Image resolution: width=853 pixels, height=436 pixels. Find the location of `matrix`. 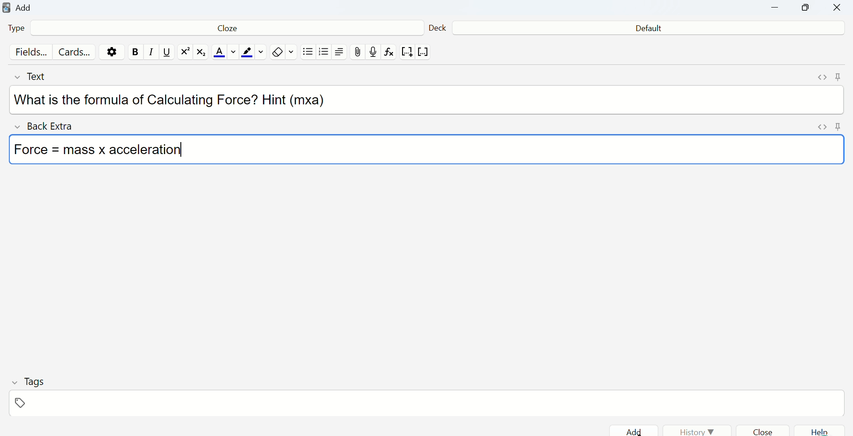

matrix is located at coordinates (202, 53).